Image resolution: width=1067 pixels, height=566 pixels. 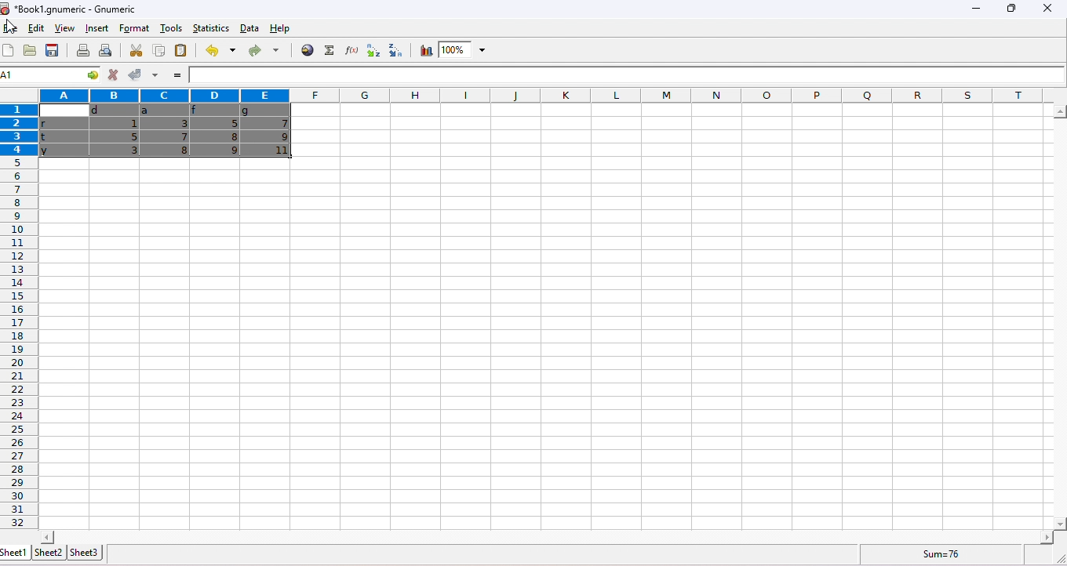 I want to click on print preview, so click(x=104, y=51).